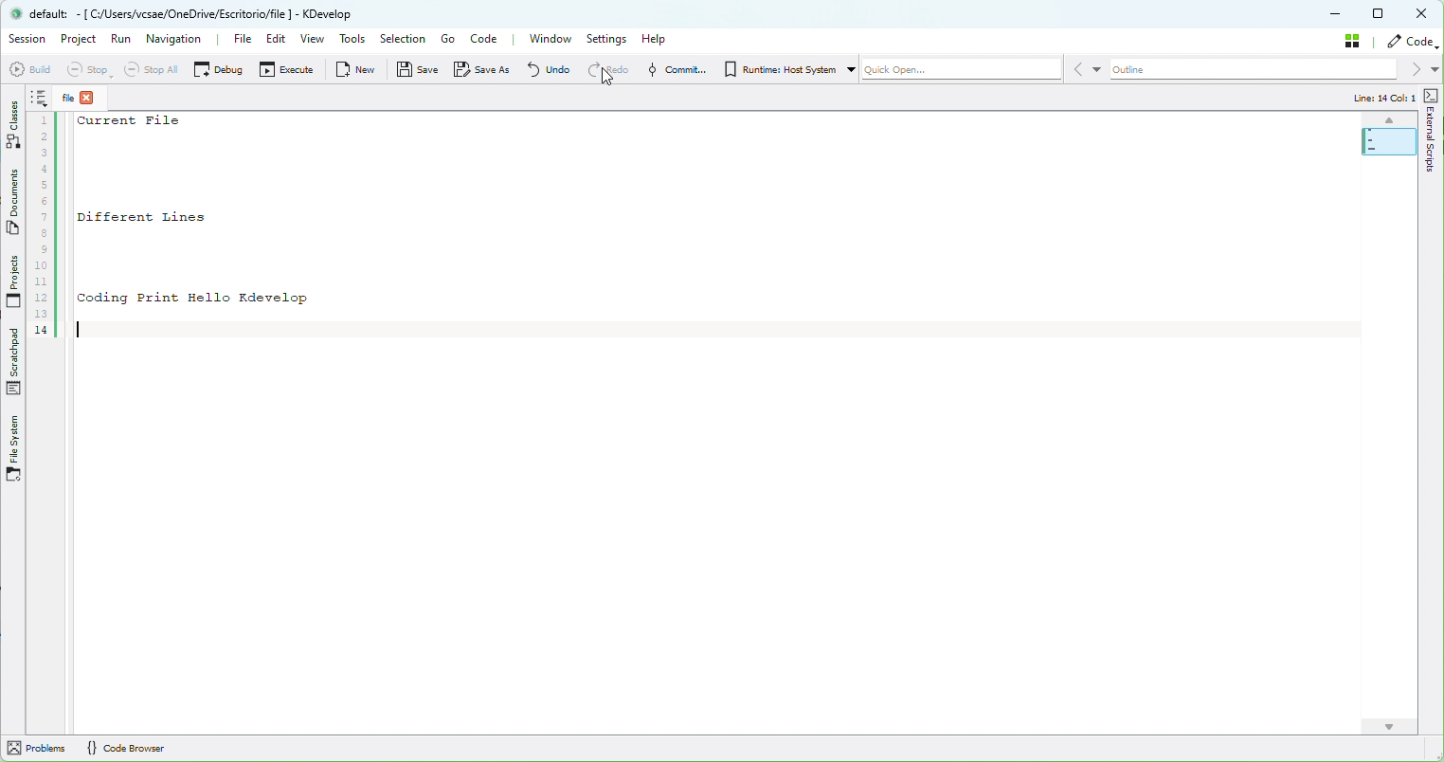 The image size is (1444, 762). Describe the element at coordinates (421, 68) in the screenshot. I see `Save` at that location.